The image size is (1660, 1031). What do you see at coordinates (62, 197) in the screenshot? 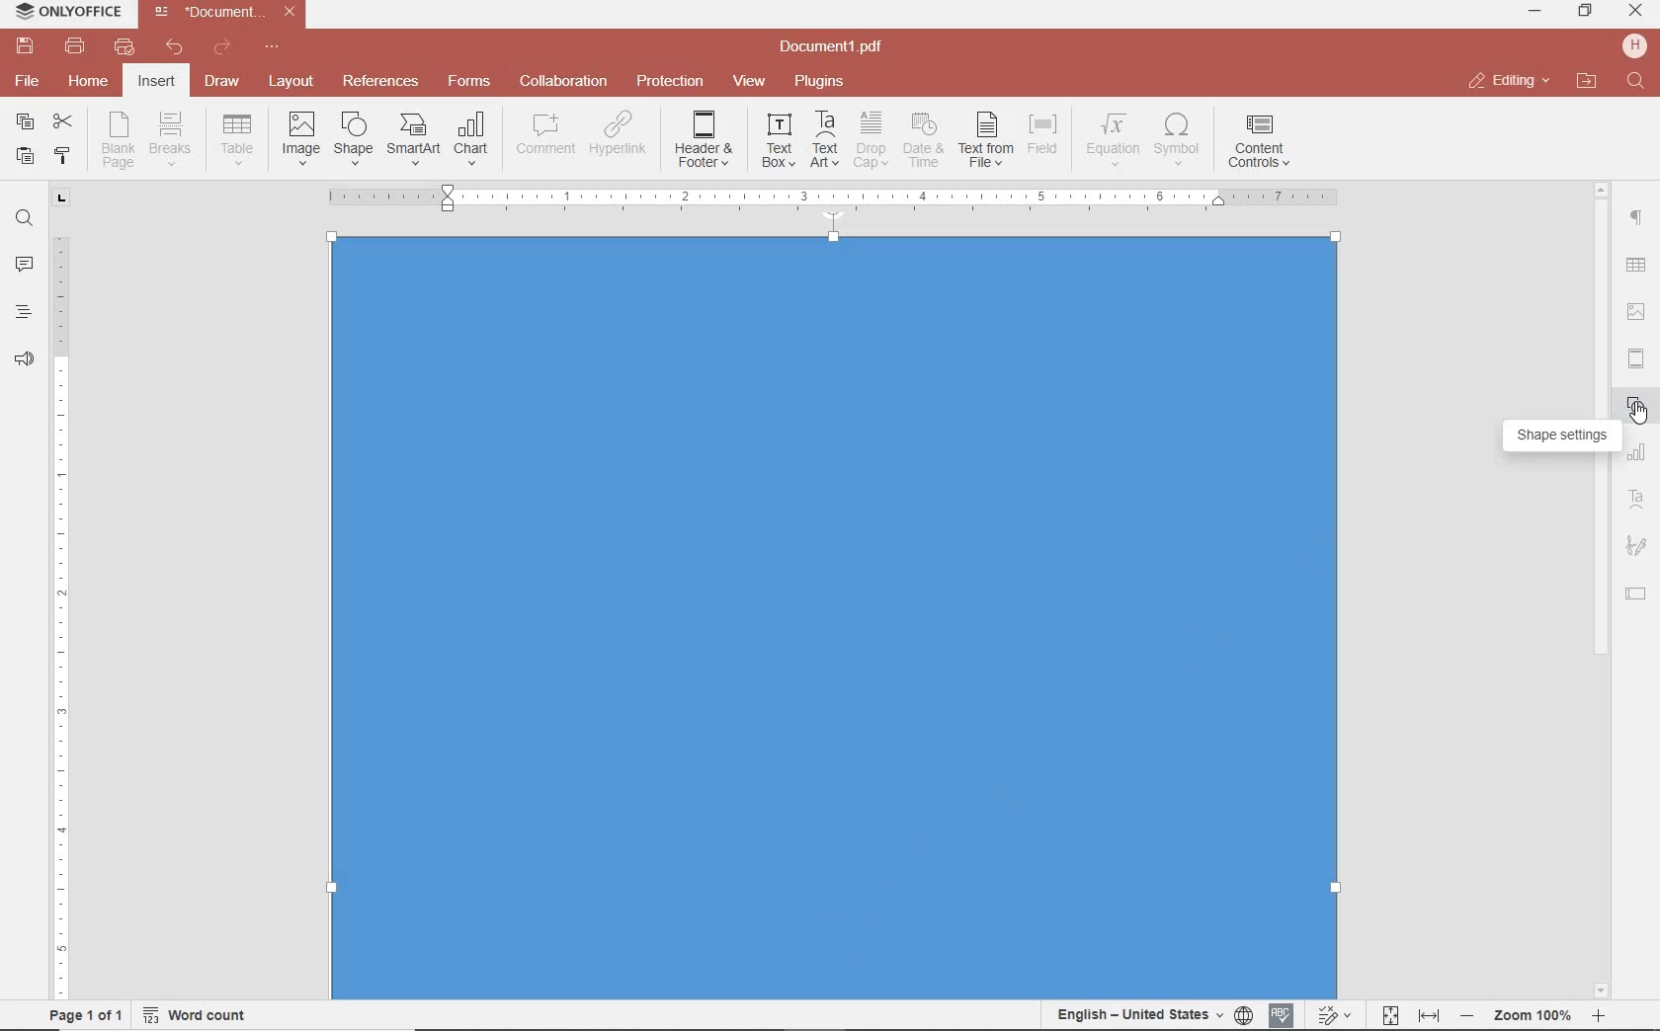
I see `tab stop` at bounding box center [62, 197].